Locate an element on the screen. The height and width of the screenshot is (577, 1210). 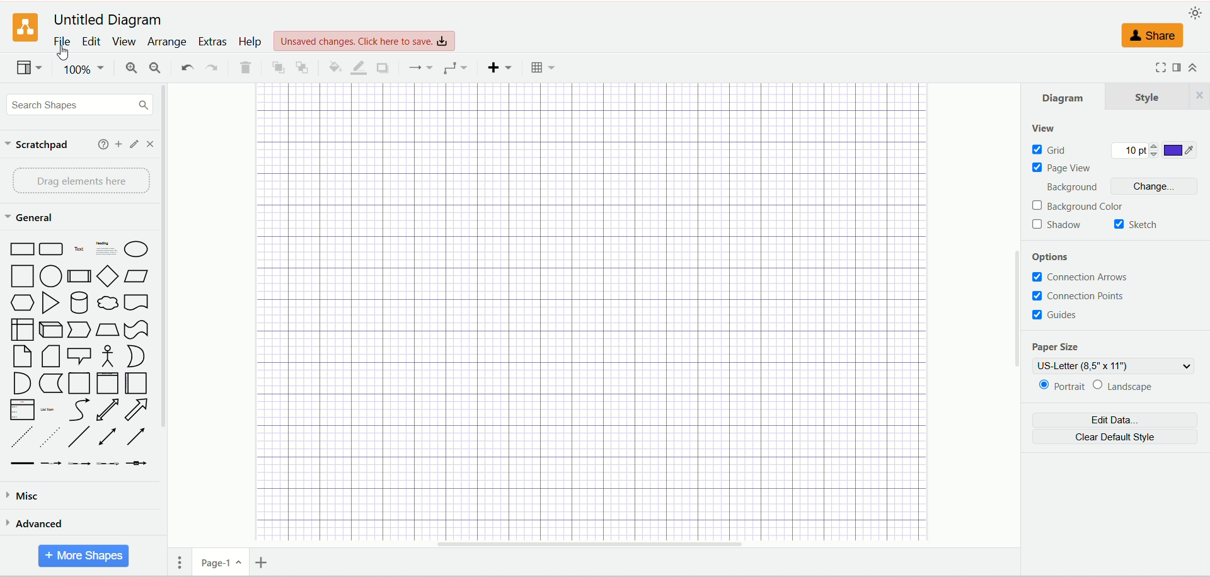
Ellipse is located at coordinates (137, 251).